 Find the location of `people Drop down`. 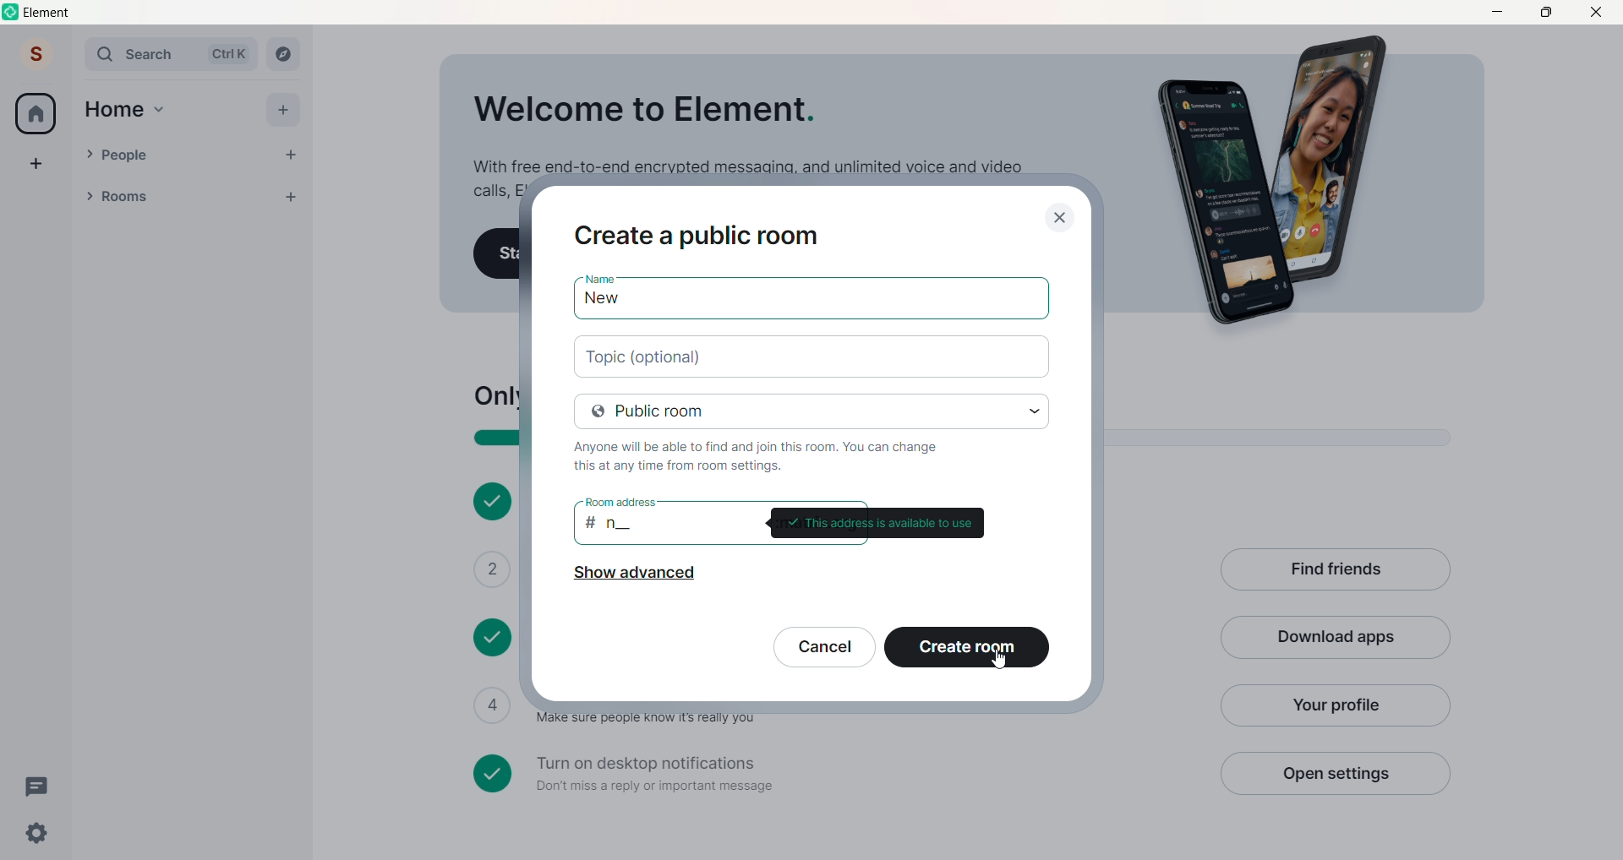

people Drop down is located at coordinates (89, 154).